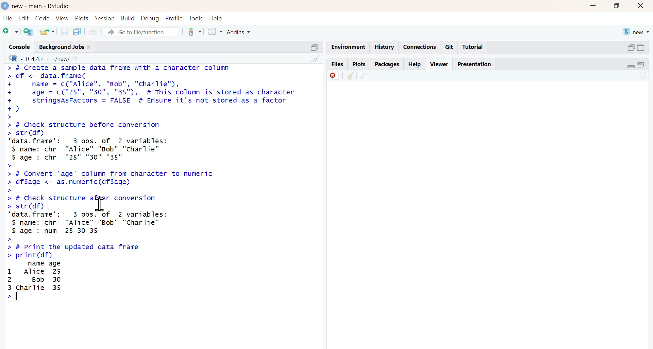 The width and height of the screenshot is (653, 349). I want to click on tools, so click(196, 32).